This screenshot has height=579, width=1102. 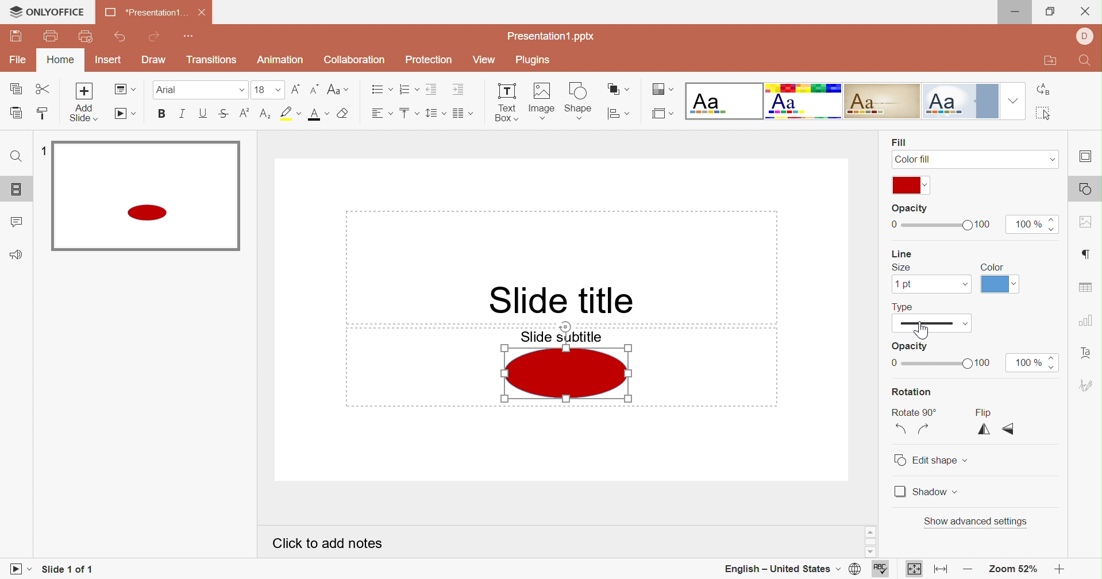 What do you see at coordinates (86, 37) in the screenshot?
I see `Quick print` at bounding box center [86, 37].